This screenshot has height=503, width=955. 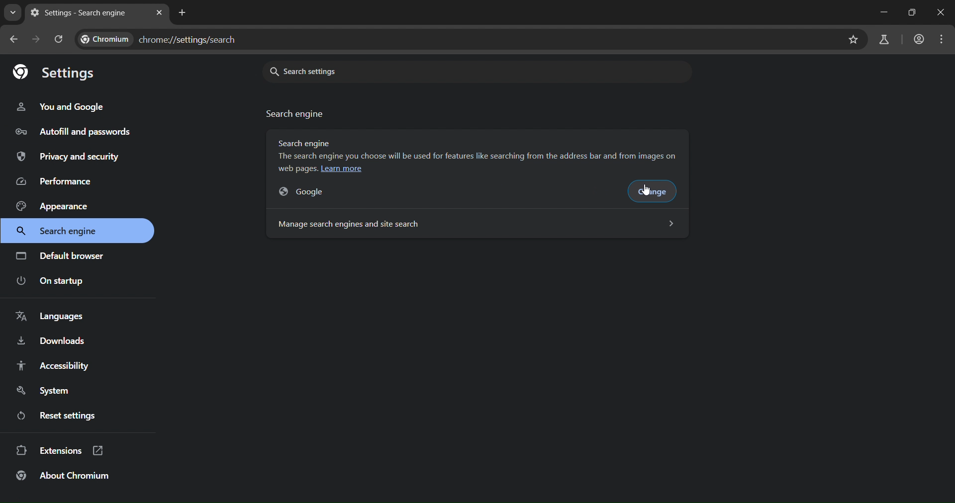 What do you see at coordinates (62, 255) in the screenshot?
I see `default browser` at bounding box center [62, 255].